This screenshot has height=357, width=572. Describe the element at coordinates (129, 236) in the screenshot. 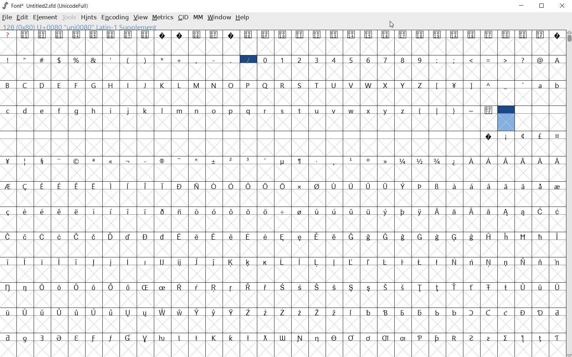

I see `Symbol` at that location.